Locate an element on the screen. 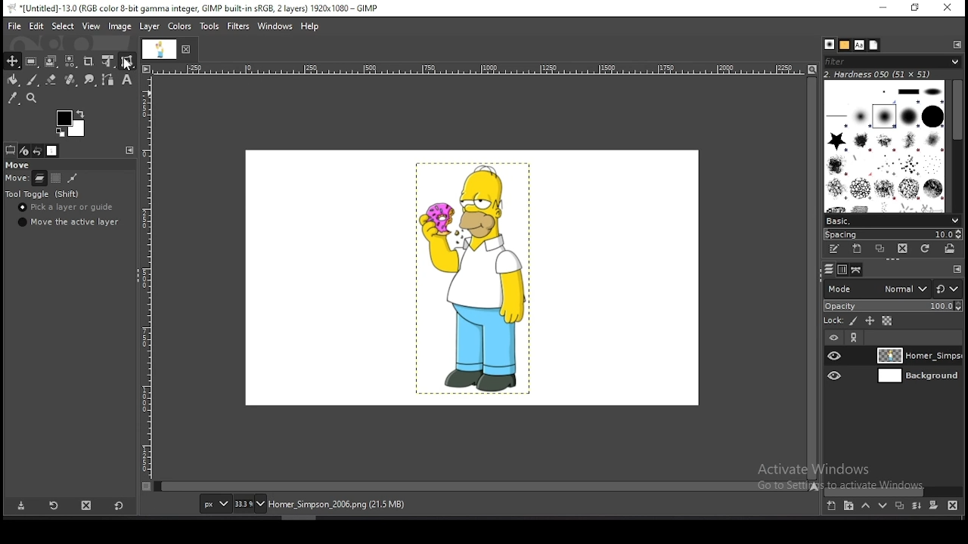  rest is located at coordinates (948, 289).